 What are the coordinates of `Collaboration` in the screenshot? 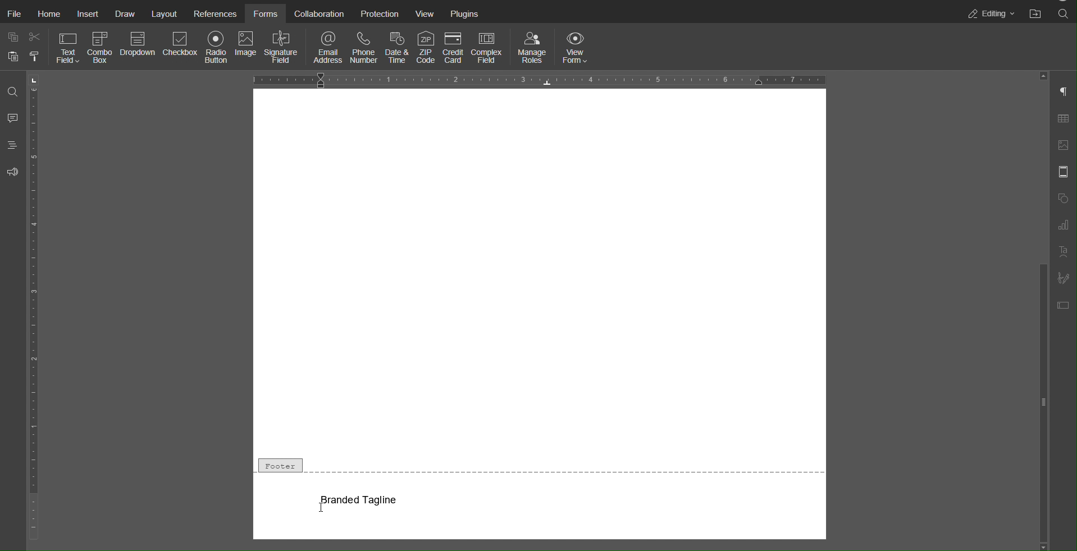 It's located at (317, 12).